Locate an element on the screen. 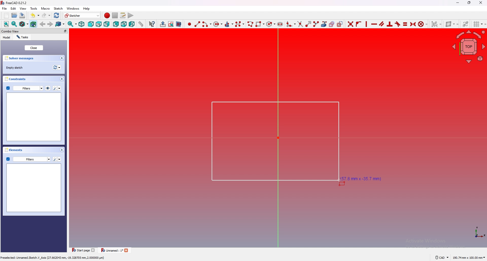 This screenshot has width=487, height=261. show B spline info is located at coordinates (451, 24).